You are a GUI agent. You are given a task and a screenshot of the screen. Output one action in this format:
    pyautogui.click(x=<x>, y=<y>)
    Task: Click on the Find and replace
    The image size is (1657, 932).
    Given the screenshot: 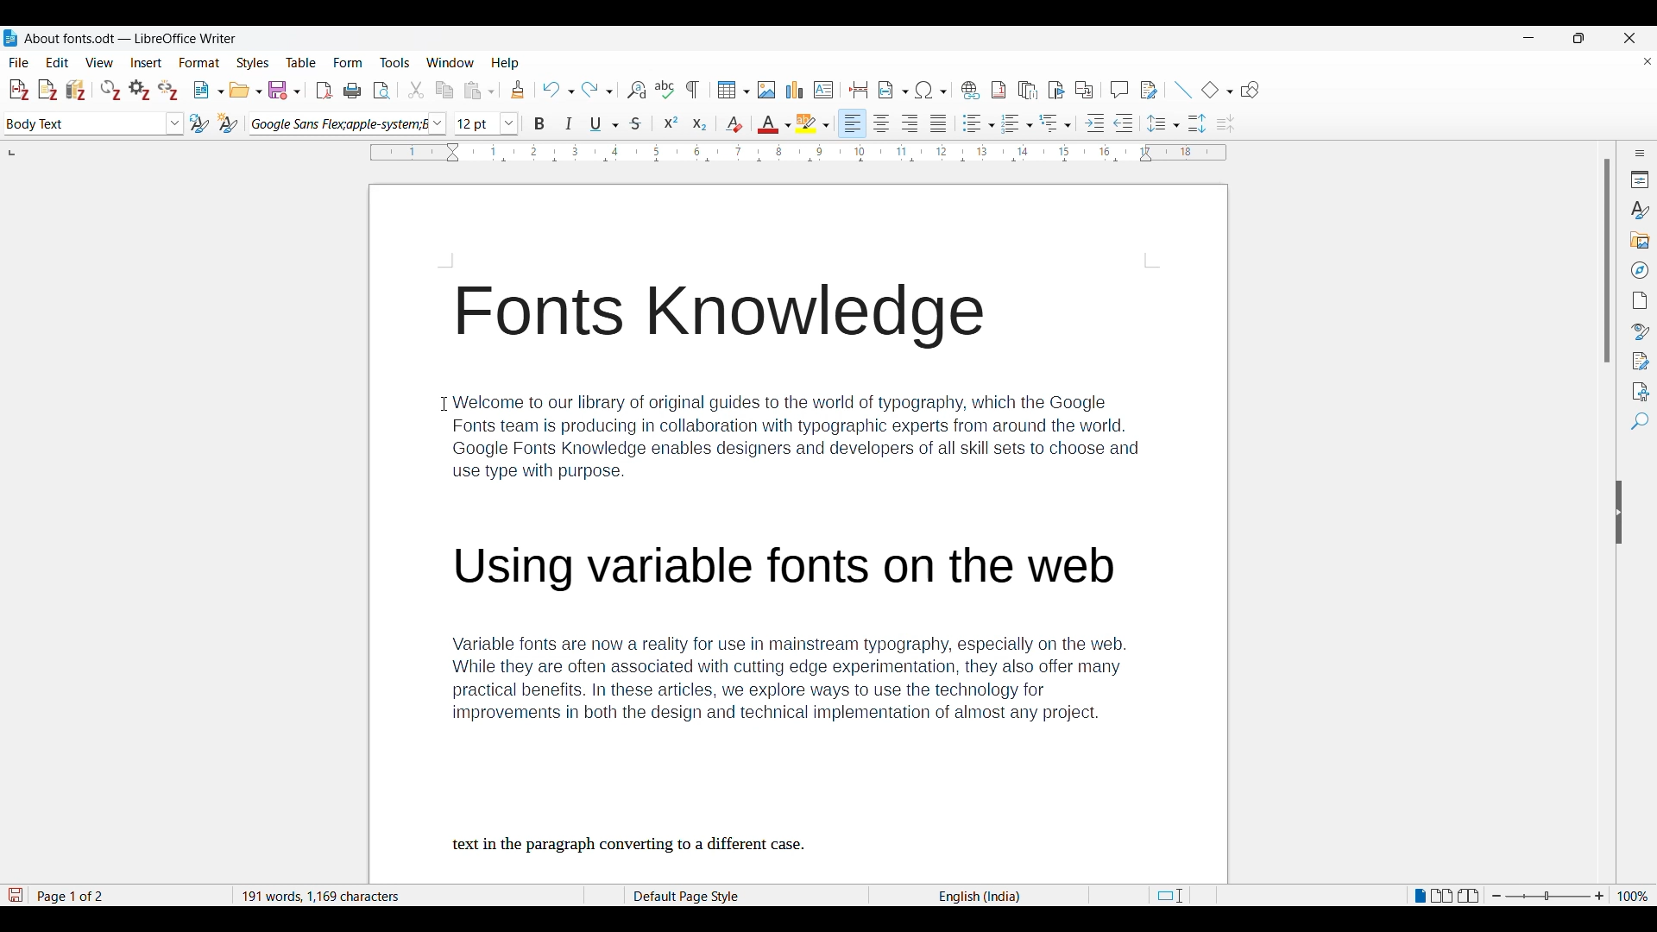 What is the action you would take?
    pyautogui.click(x=636, y=90)
    